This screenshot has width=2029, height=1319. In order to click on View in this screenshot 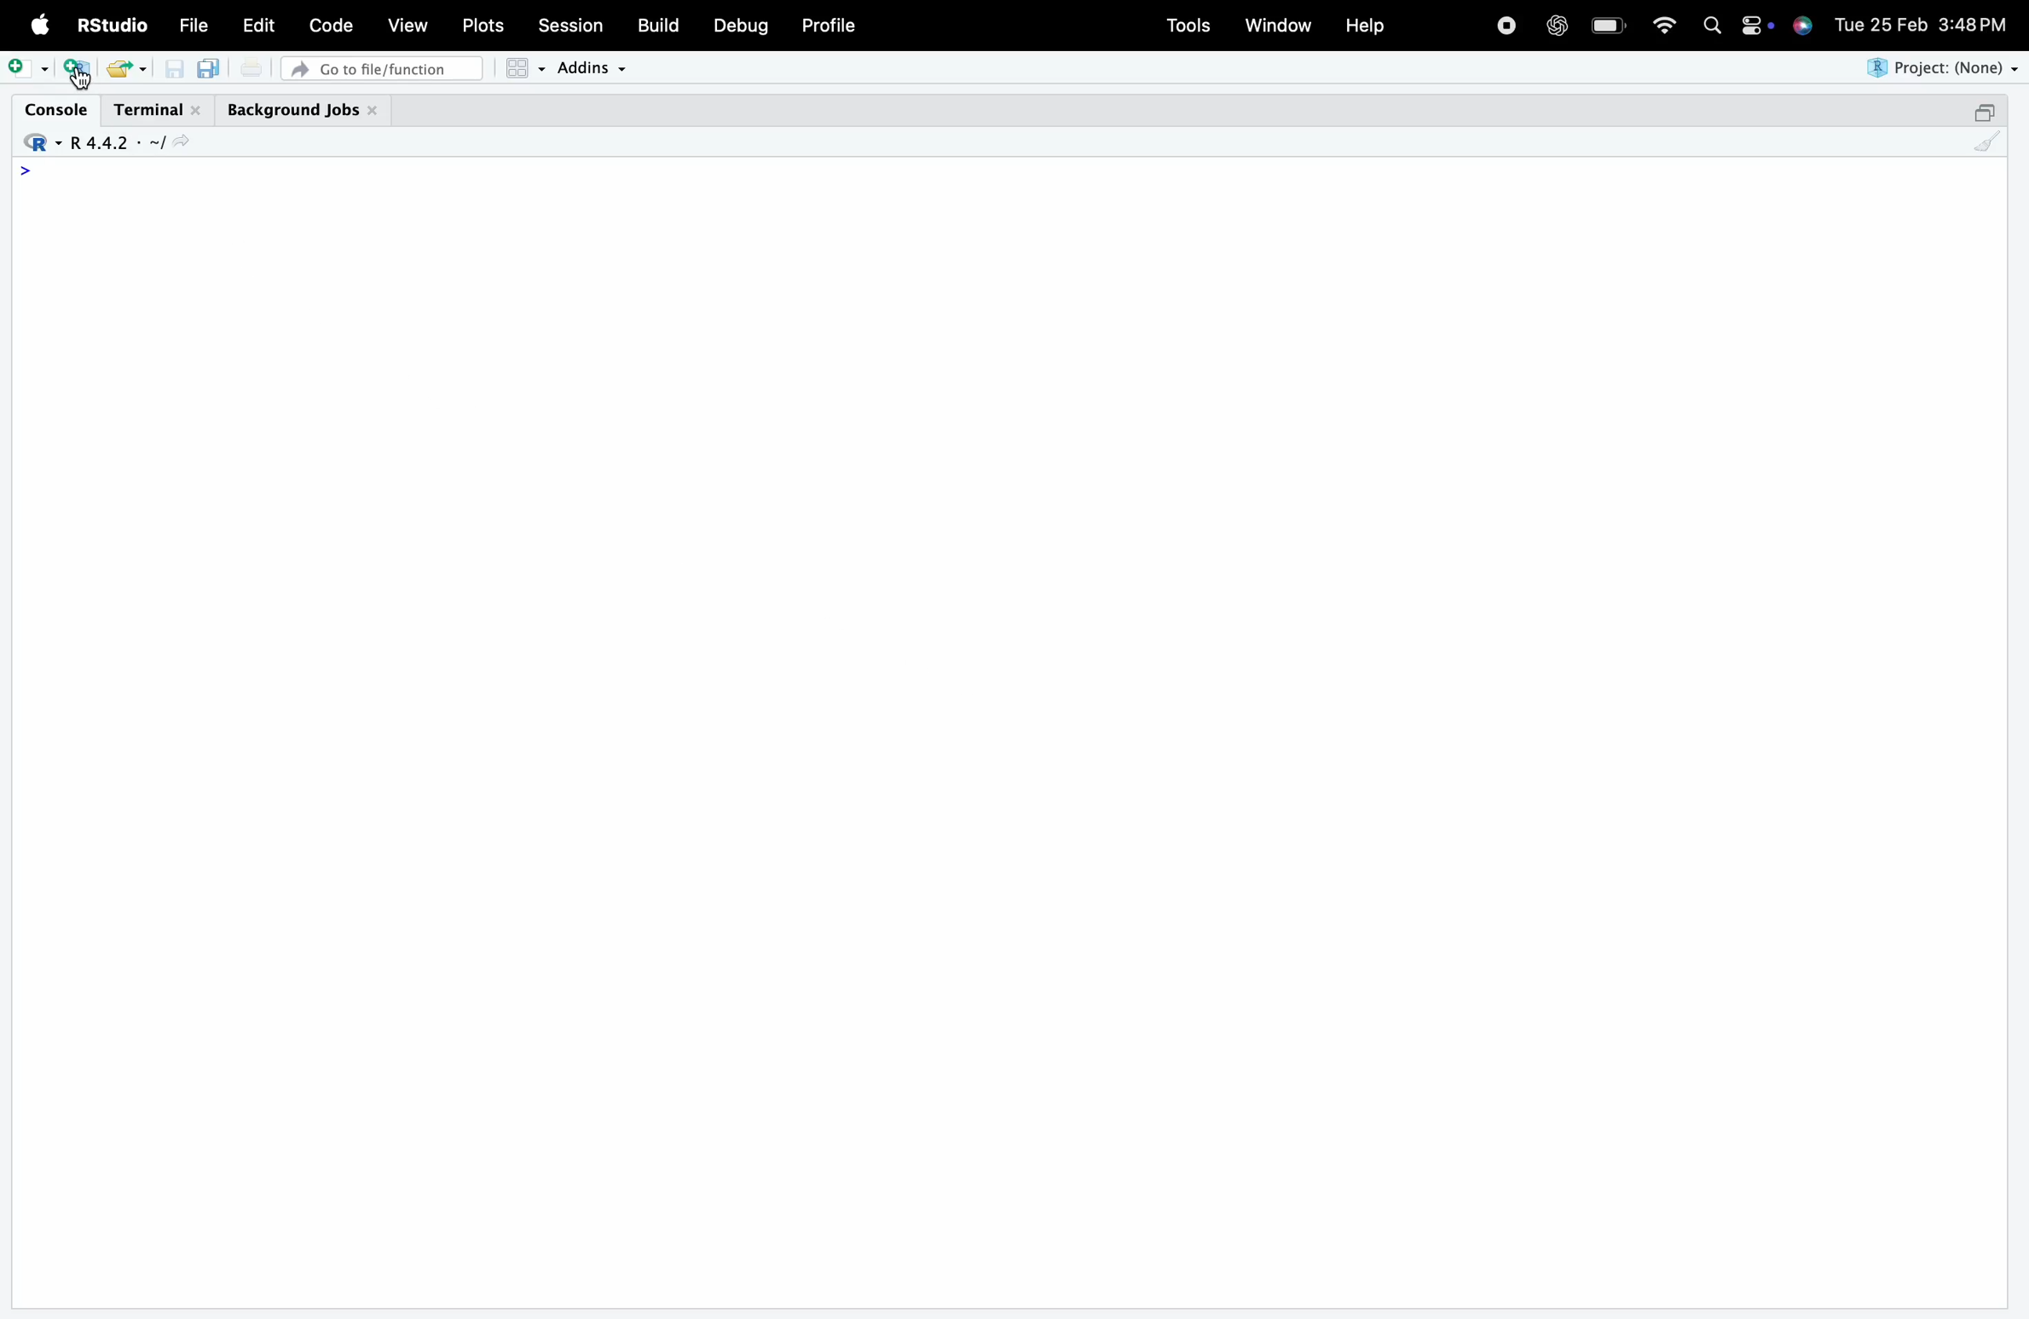, I will do `click(408, 23)`.